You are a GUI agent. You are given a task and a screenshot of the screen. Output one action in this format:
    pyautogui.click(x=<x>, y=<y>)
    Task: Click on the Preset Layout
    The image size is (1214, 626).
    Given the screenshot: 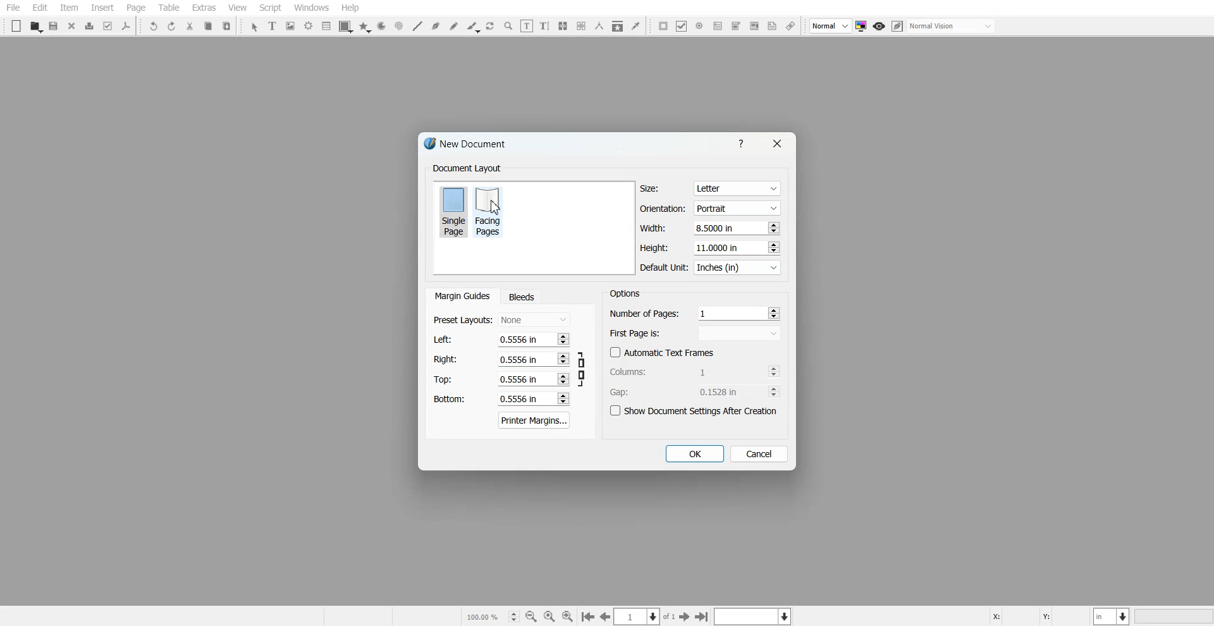 What is the action you would take?
    pyautogui.click(x=501, y=320)
    